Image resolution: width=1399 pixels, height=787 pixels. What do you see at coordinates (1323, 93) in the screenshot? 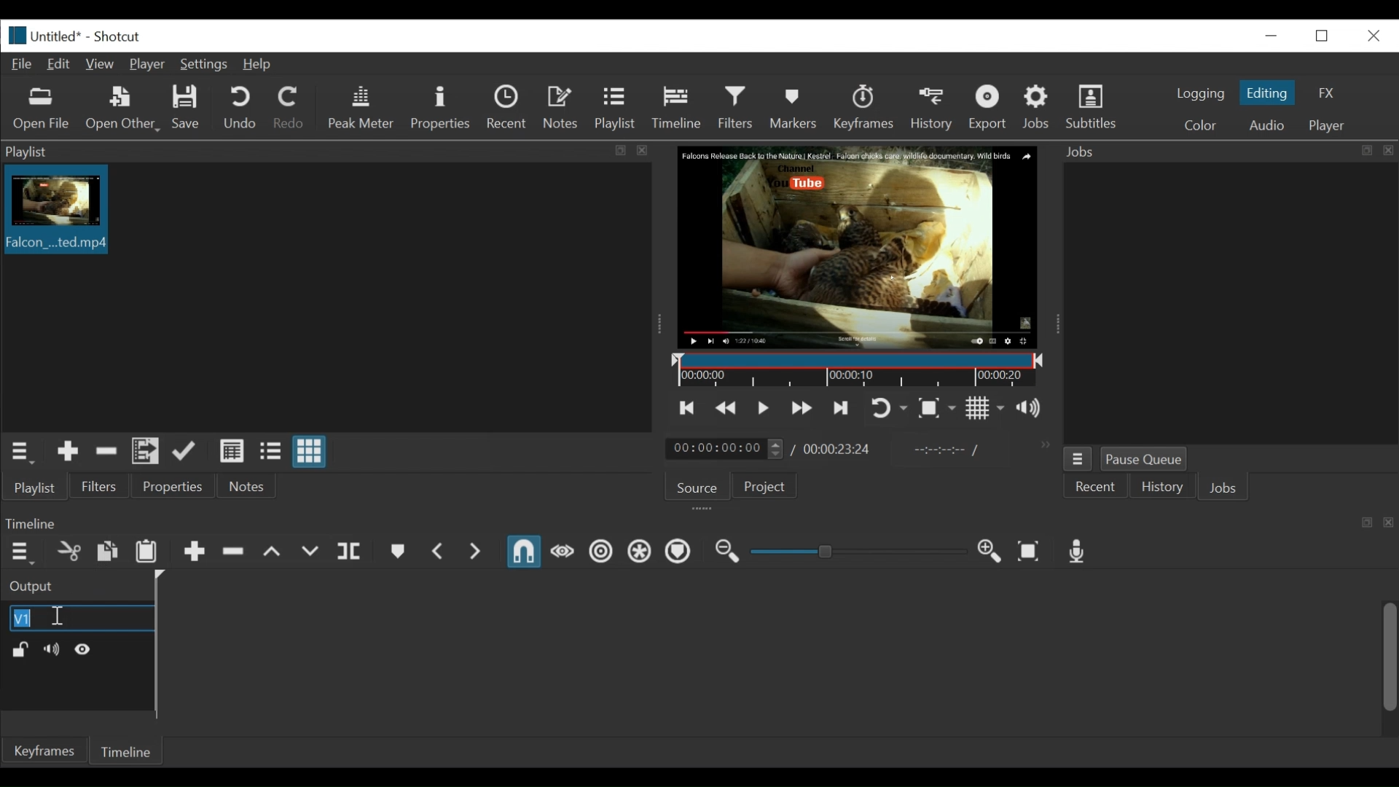
I see `FX` at bounding box center [1323, 93].